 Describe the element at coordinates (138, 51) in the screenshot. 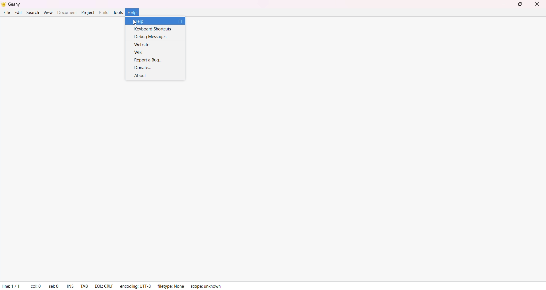

I see `wiki` at that location.